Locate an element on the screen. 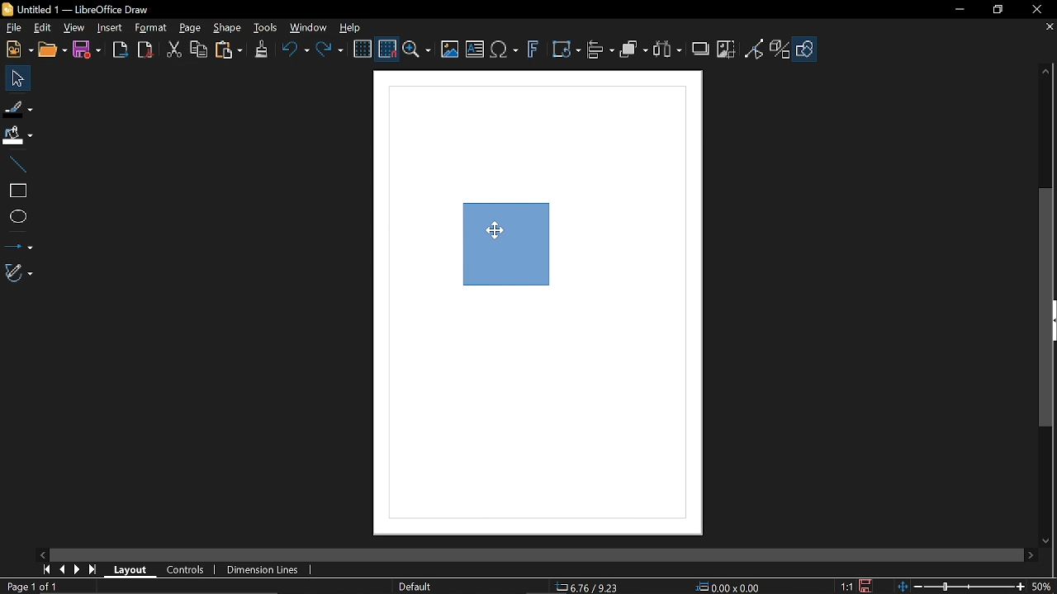  Undo is located at coordinates (292, 51).